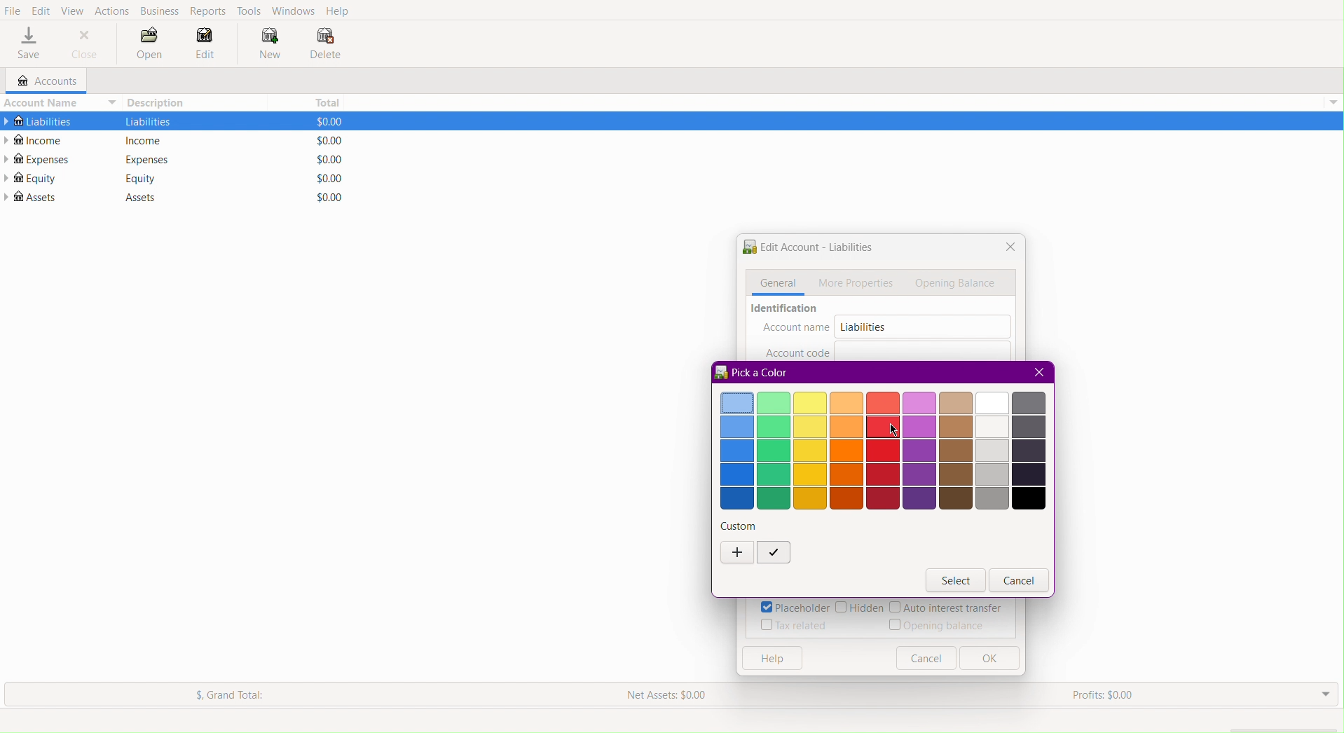  What do you see at coordinates (1102, 696) in the screenshot?
I see `Profits` at bounding box center [1102, 696].